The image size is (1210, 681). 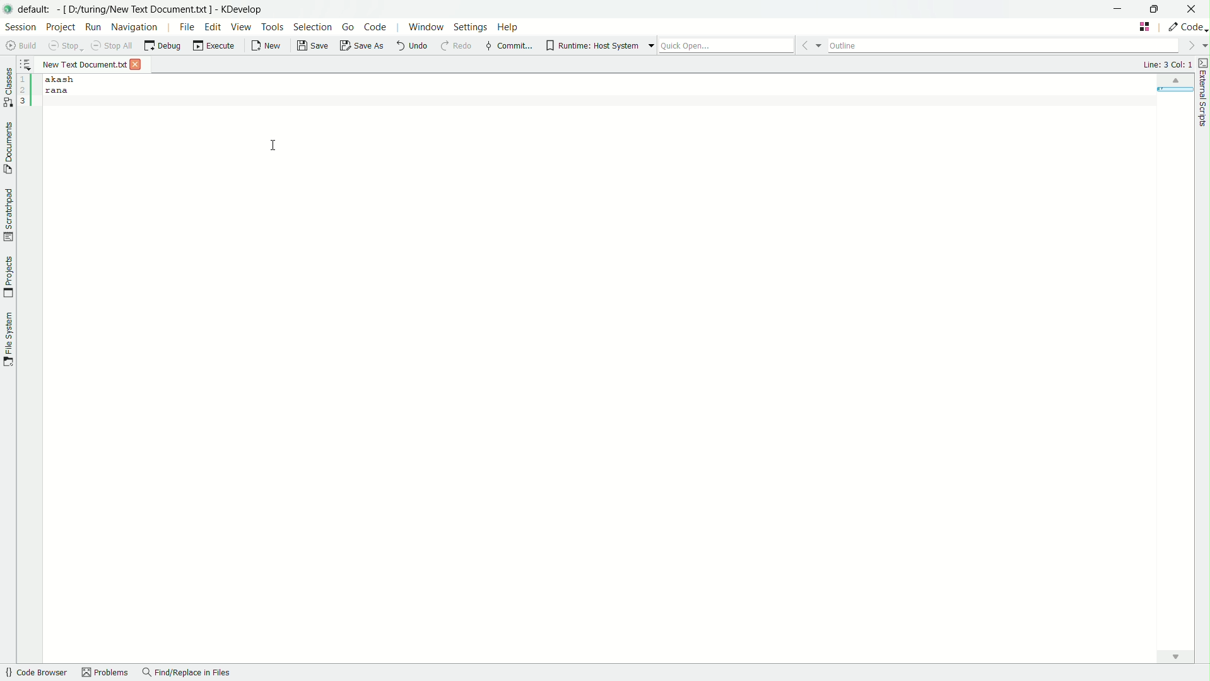 What do you see at coordinates (22, 45) in the screenshot?
I see `build` at bounding box center [22, 45].